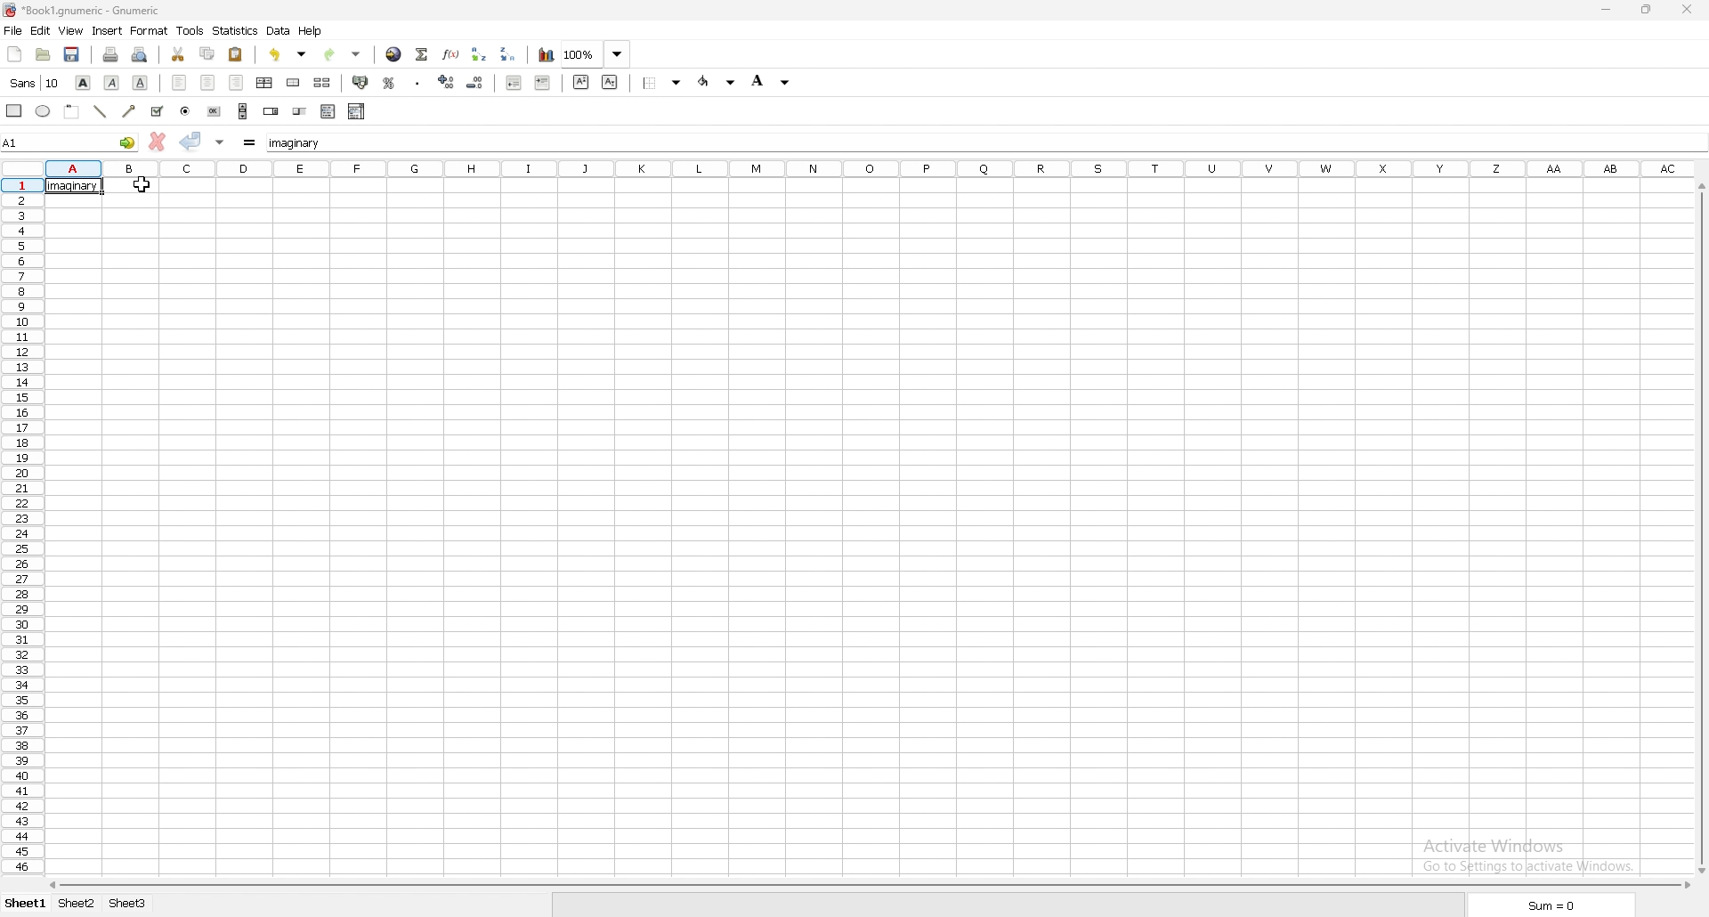  Describe the element at coordinates (110, 53) in the screenshot. I see `print` at that location.